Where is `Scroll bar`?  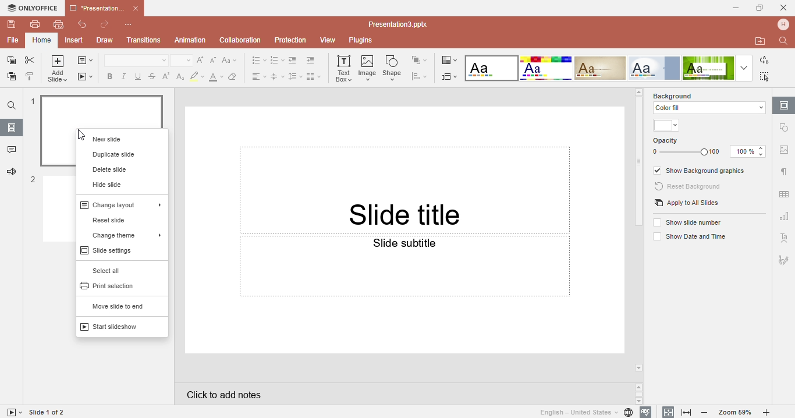 Scroll bar is located at coordinates (640, 164).